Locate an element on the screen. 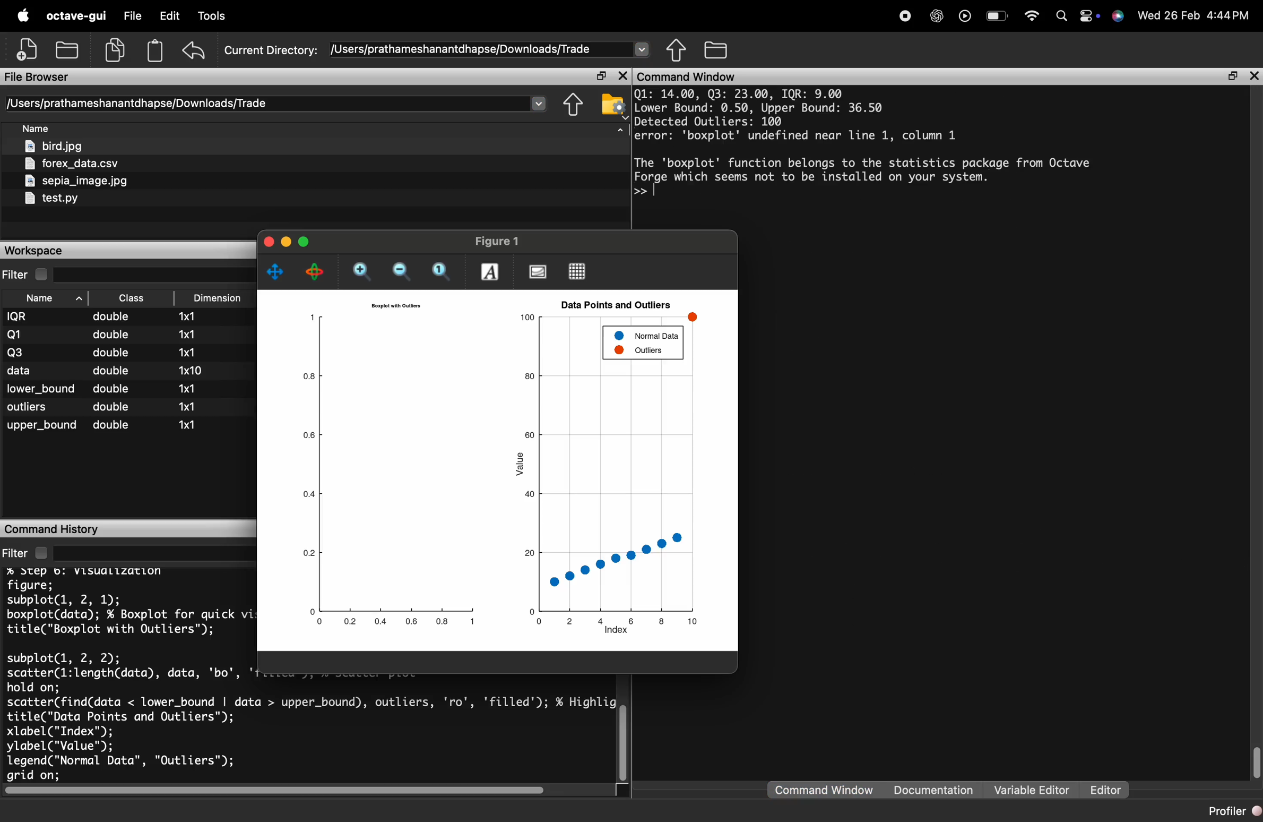 This screenshot has height=822, width=1263. zoom in is located at coordinates (365, 272).